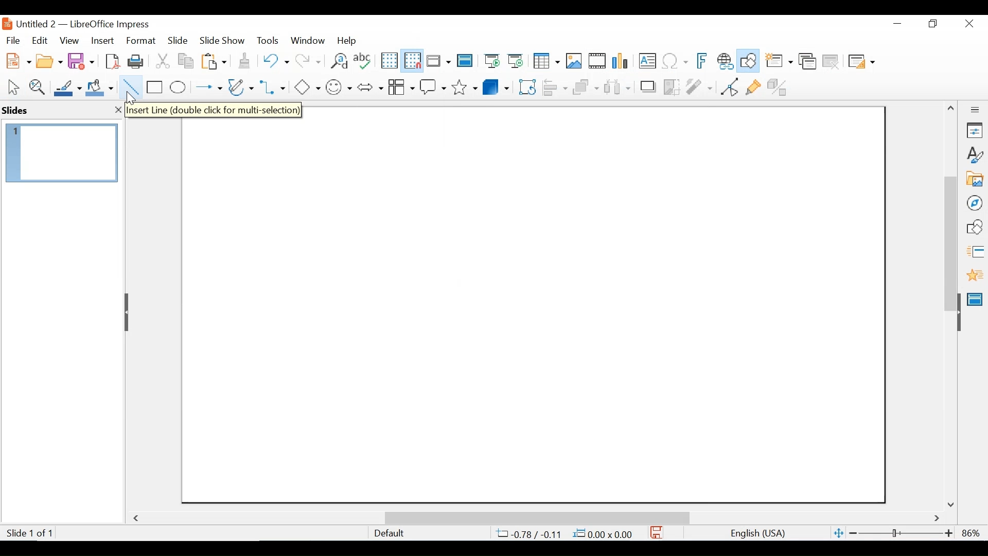 The image size is (988, 556). I want to click on Insert Textbox, so click(646, 62).